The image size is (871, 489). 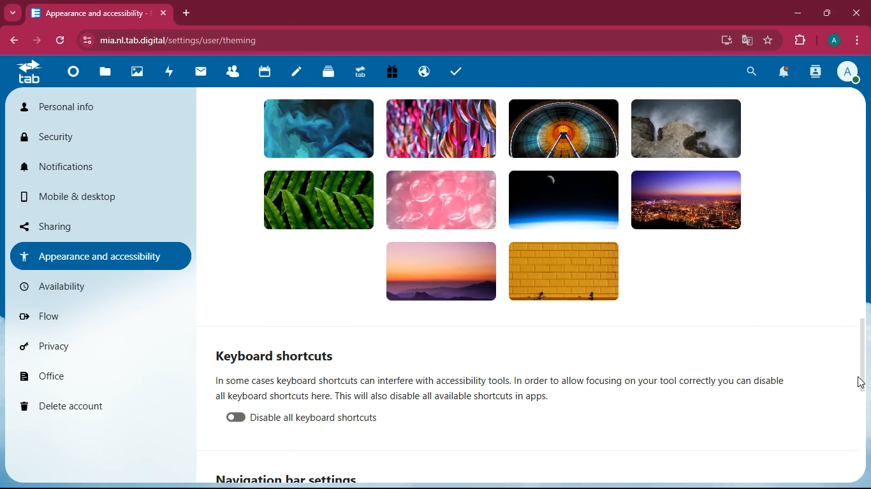 I want to click on enable, so click(x=238, y=419).